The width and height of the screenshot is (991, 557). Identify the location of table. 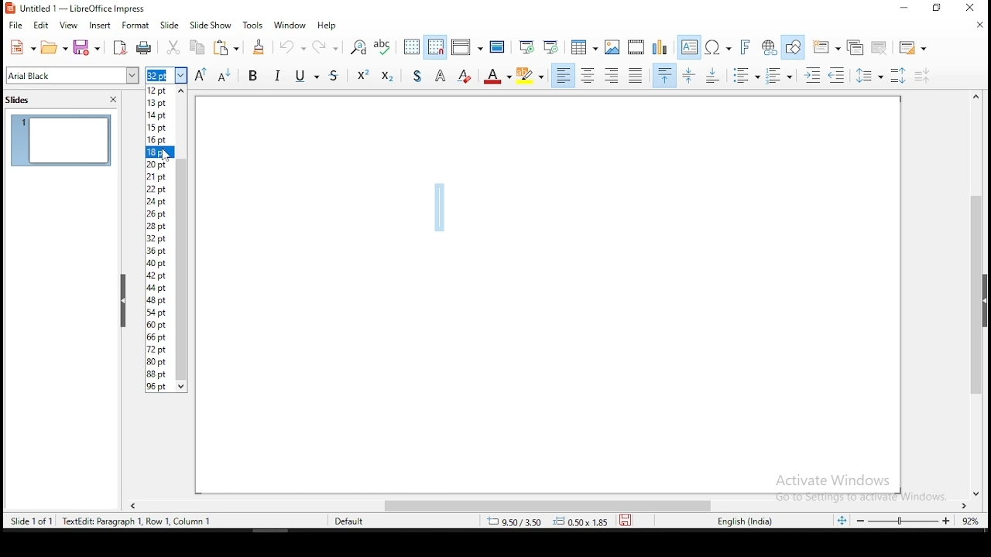
(585, 45).